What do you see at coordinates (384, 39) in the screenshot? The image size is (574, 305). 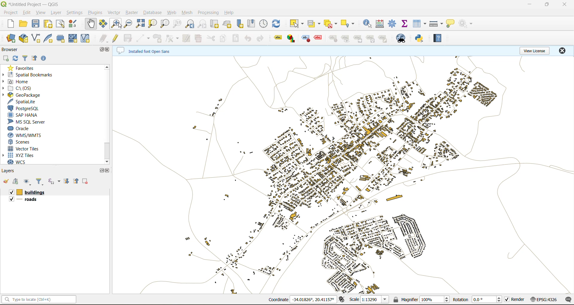 I see `Edit Label` at bounding box center [384, 39].